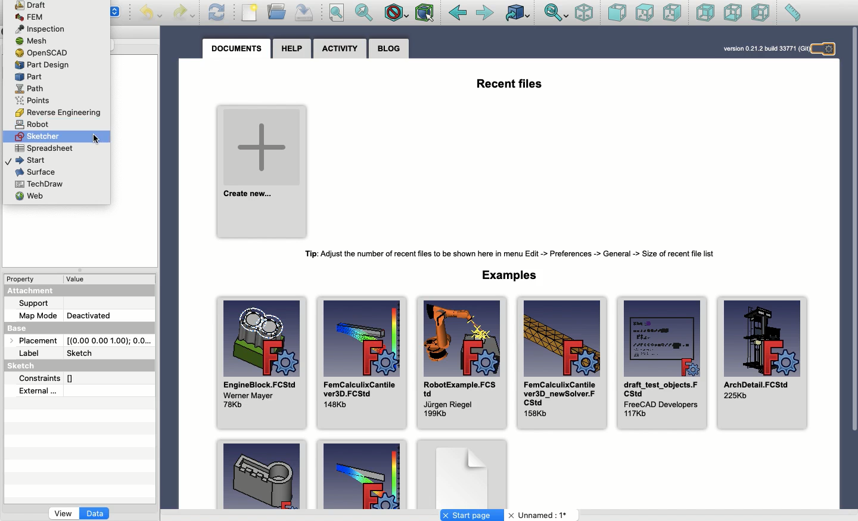  Describe the element at coordinates (63, 514) in the screenshot. I see `View` at that location.